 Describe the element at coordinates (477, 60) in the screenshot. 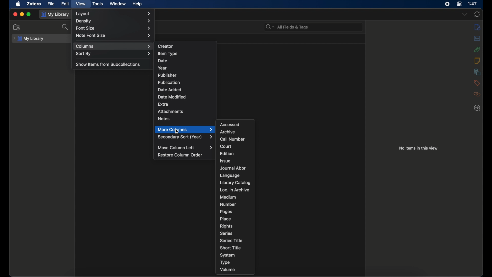

I see `notes` at that location.